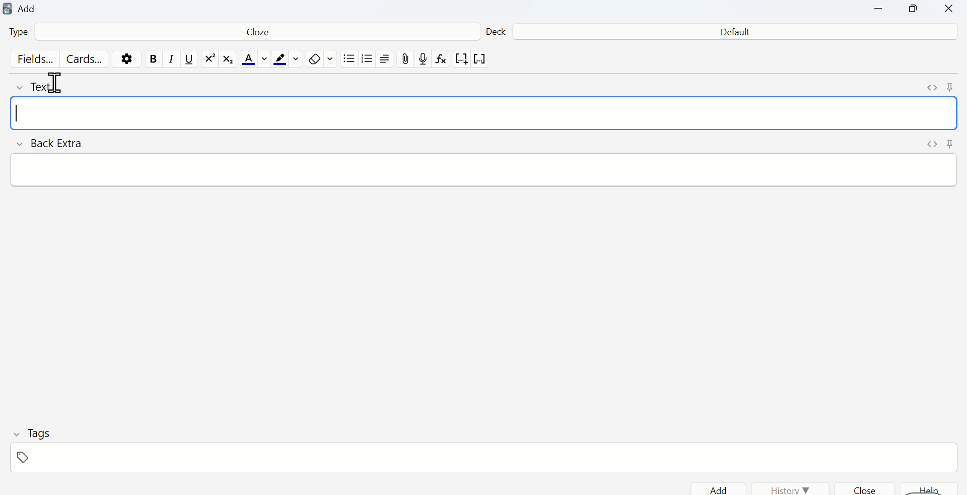 This screenshot has height=495, width=967. I want to click on Expand, so click(930, 87).